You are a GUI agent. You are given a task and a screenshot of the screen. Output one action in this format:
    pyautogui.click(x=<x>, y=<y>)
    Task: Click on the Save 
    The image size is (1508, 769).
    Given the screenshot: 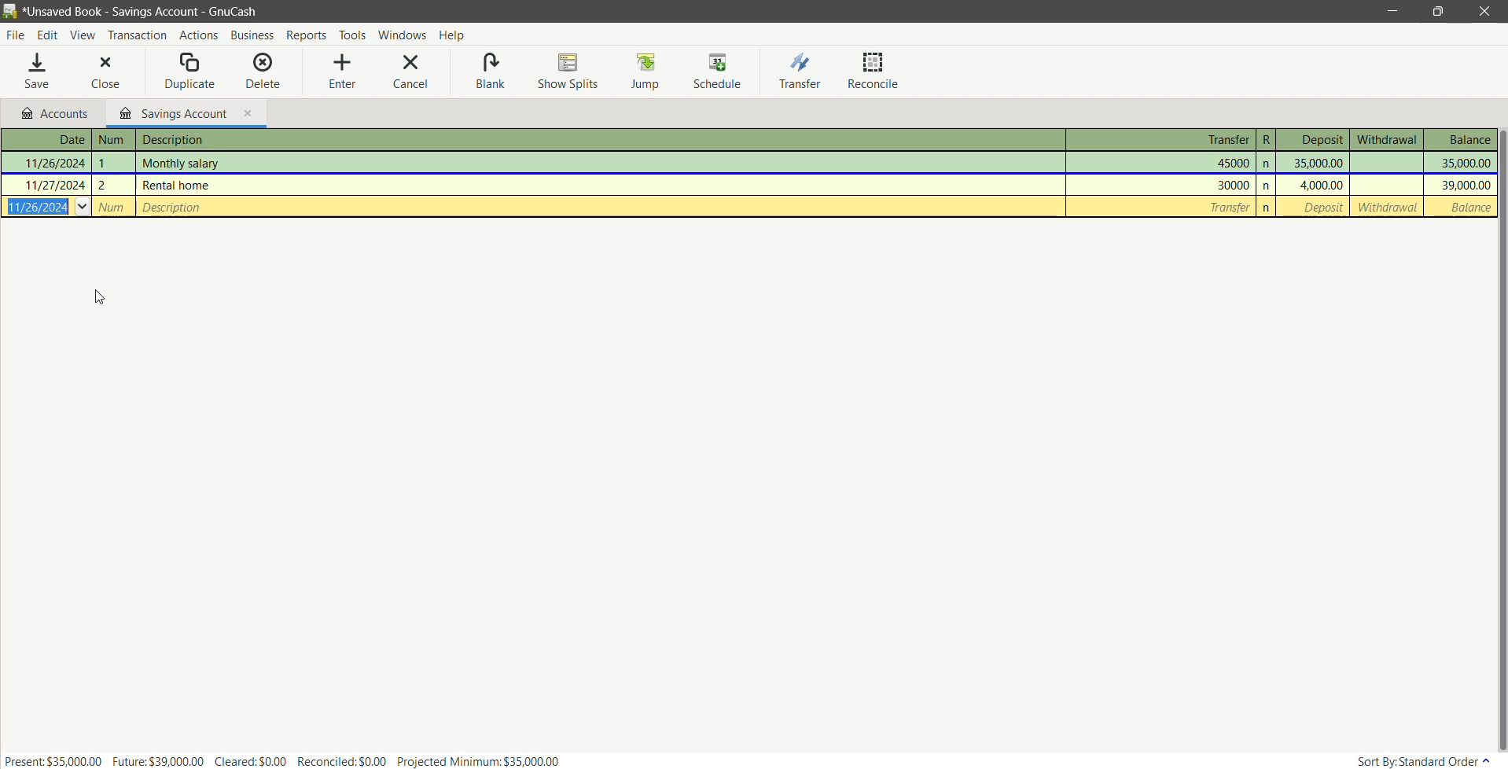 What is the action you would take?
    pyautogui.click(x=39, y=69)
    